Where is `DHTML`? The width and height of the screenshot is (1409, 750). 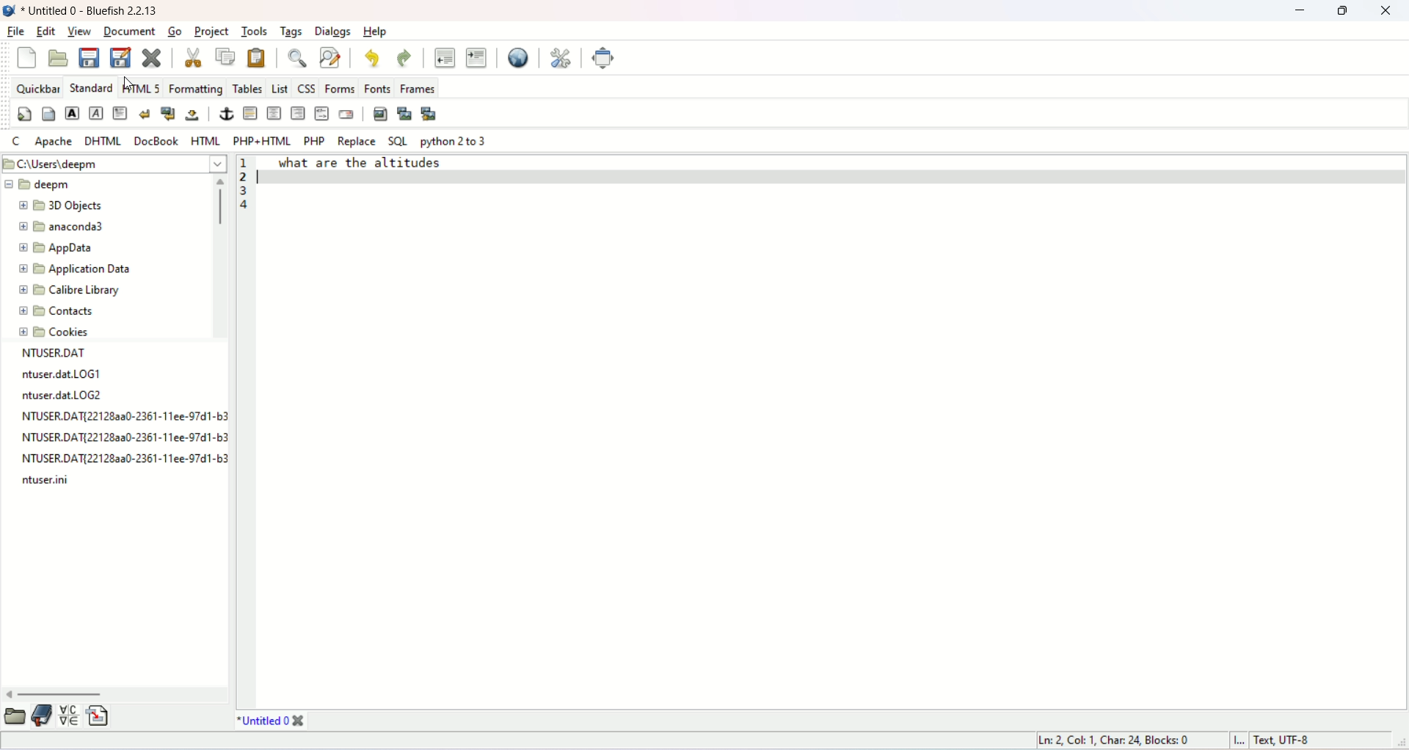 DHTML is located at coordinates (104, 142).